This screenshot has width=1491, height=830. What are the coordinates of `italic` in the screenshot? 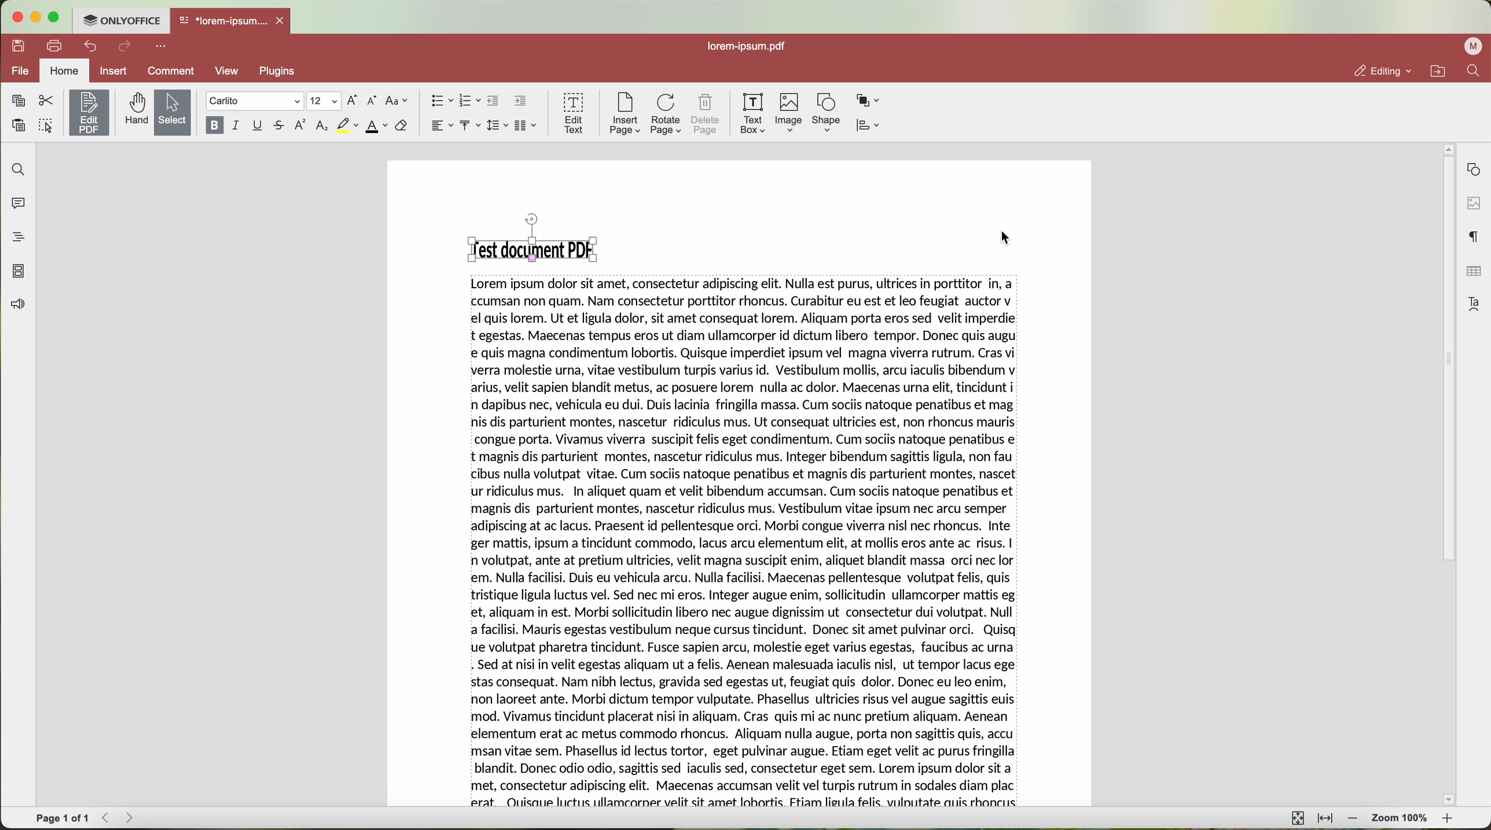 It's located at (237, 126).